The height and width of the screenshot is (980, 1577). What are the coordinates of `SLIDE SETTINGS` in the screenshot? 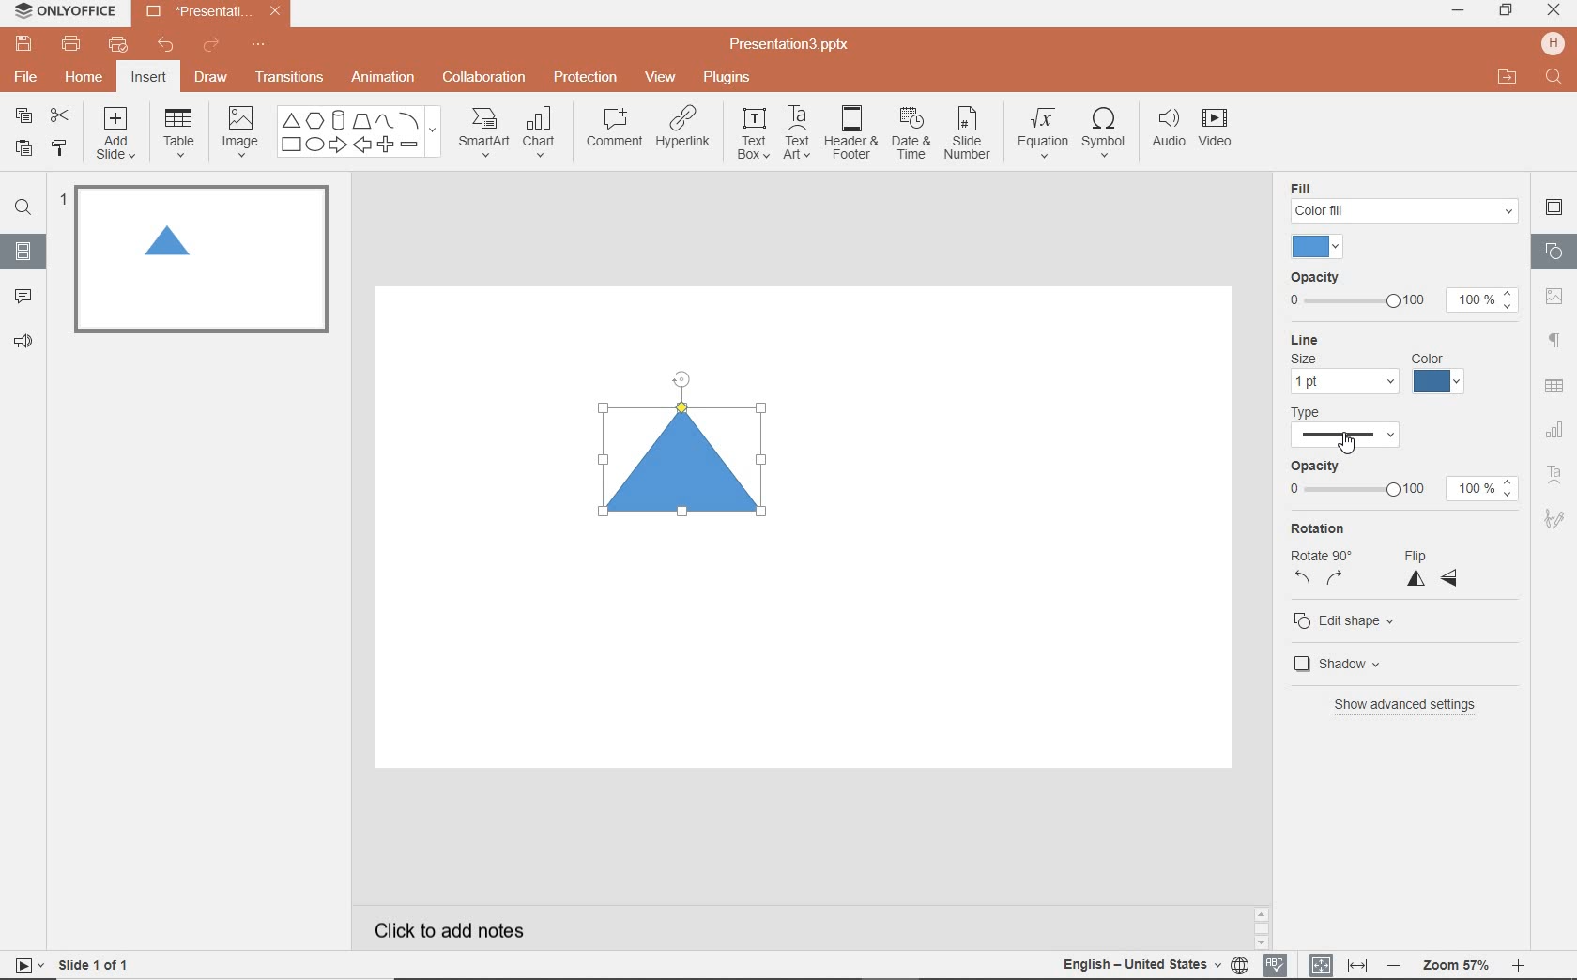 It's located at (1554, 208).